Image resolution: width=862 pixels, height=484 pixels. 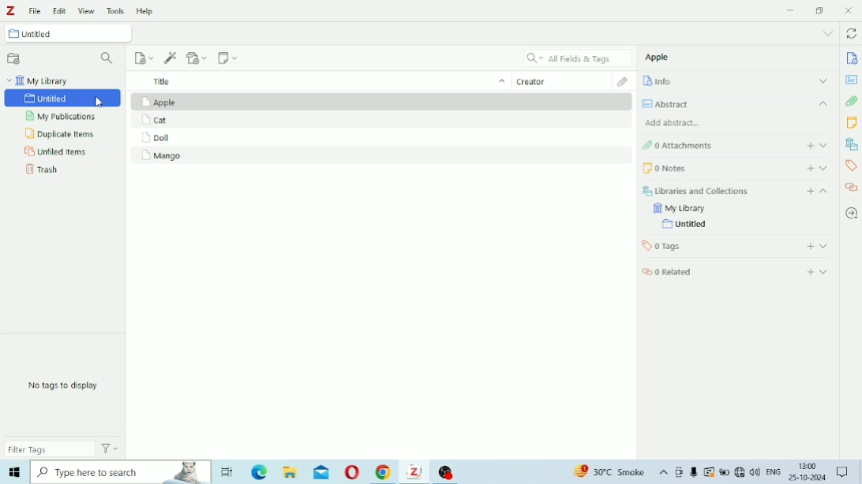 I want to click on Attachments, so click(x=677, y=147).